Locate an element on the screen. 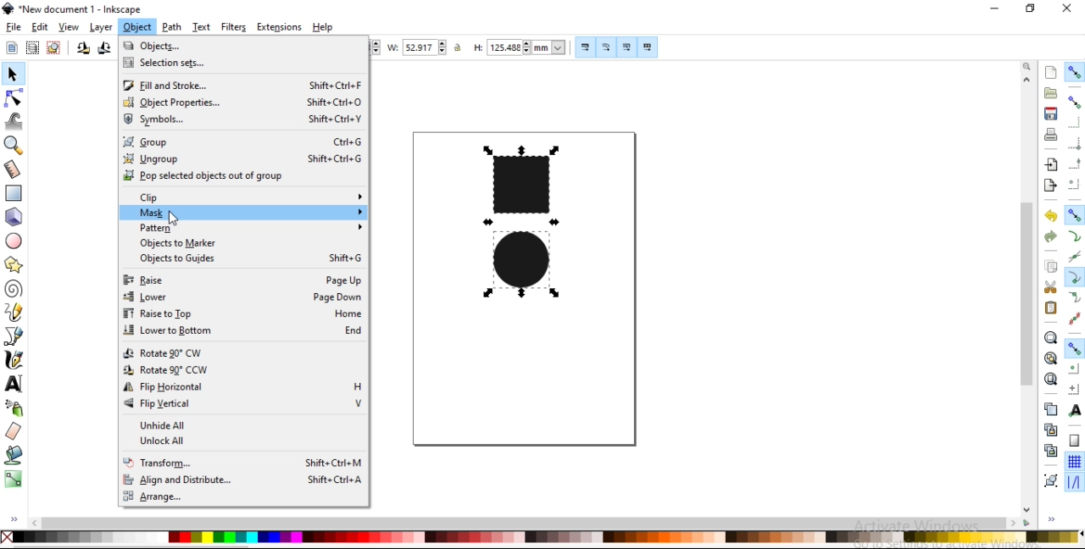  snap other points is located at coordinates (1075, 348).